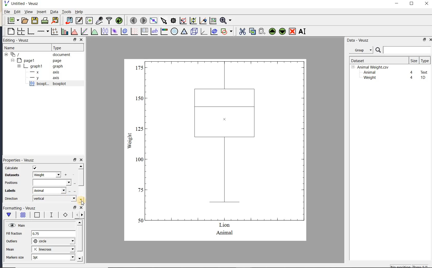 This screenshot has height=268, width=432. Describe the element at coordinates (10, 191) in the screenshot. I see `Labels` at that location.